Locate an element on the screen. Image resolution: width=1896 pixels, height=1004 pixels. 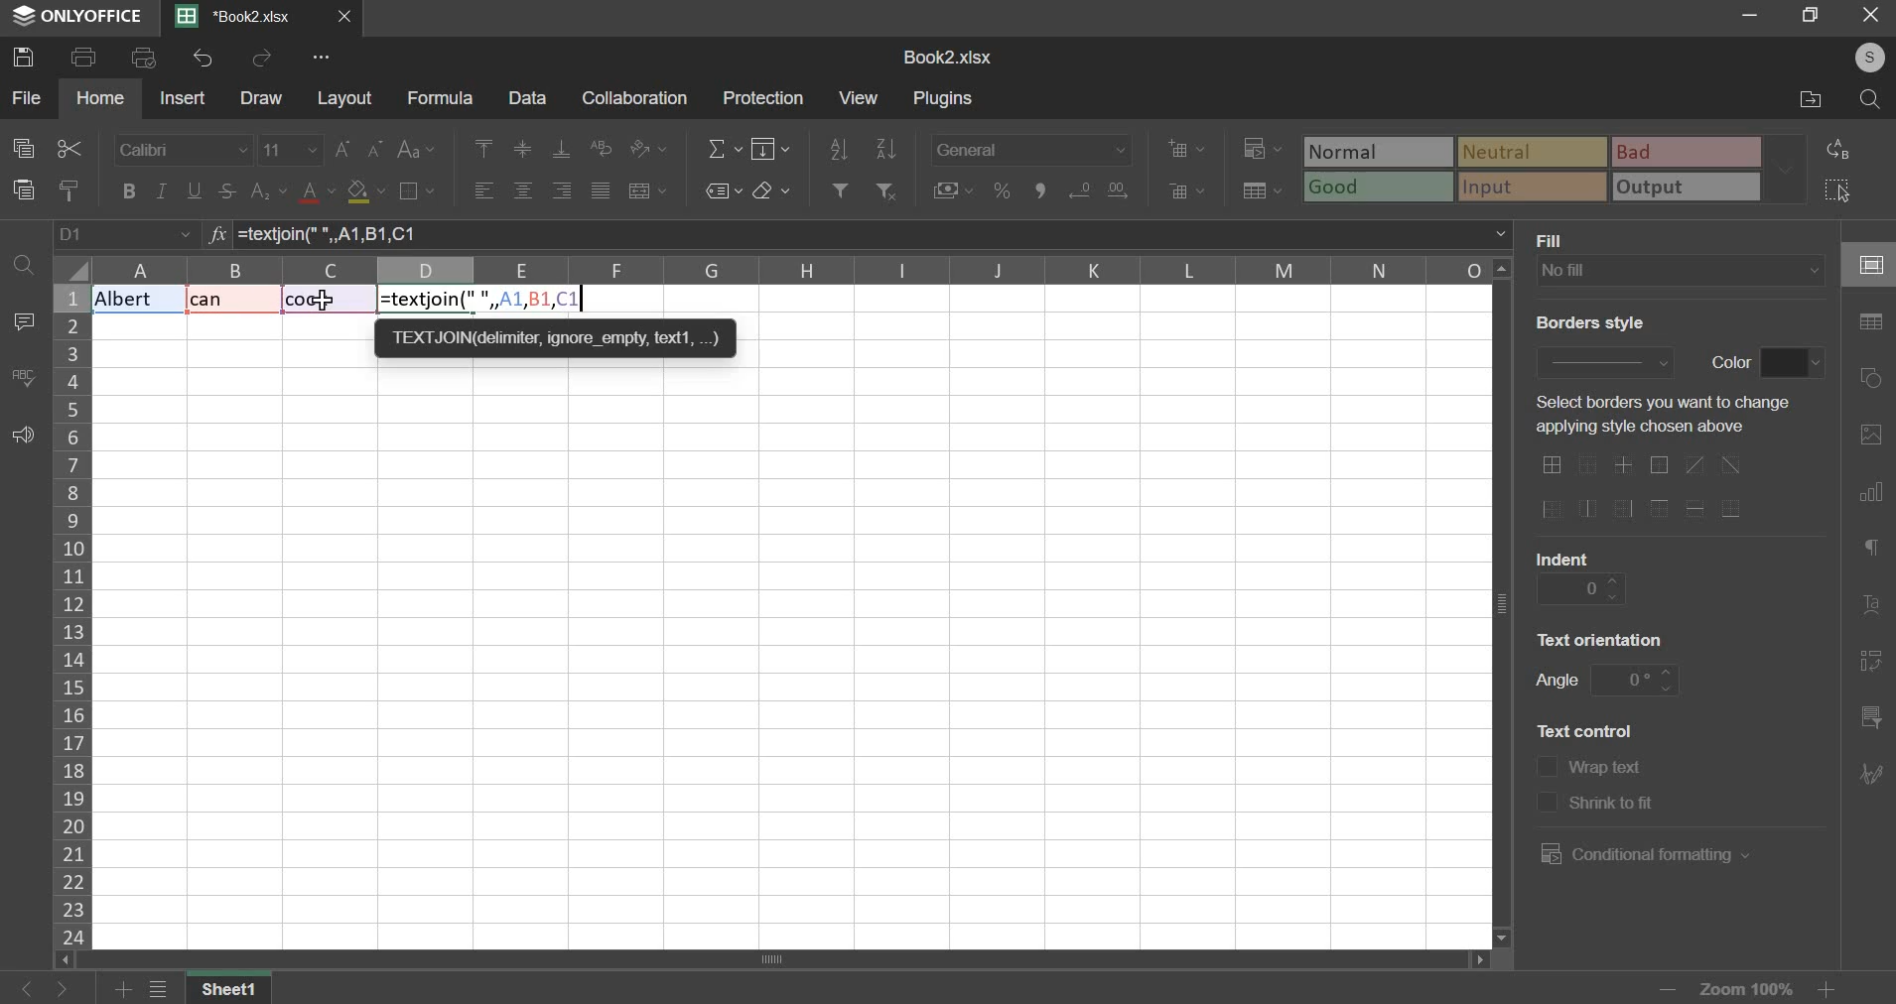
fill is located at coordinates (772, 148).